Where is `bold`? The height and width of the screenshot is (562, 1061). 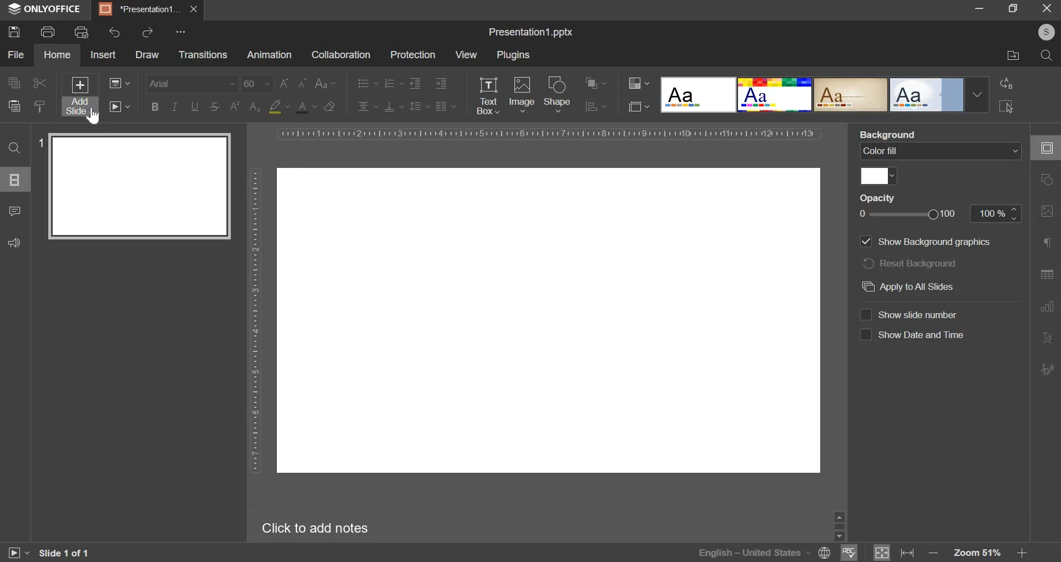 bold is located at coordinates (155, 105).